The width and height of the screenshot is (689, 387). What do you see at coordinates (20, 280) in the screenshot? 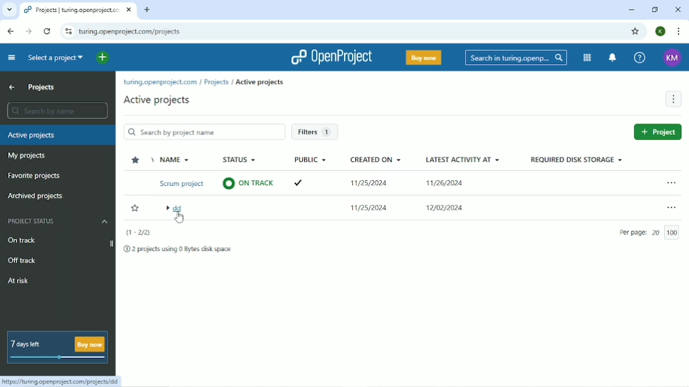
I see `At risk` at bounding box center [20, 280].